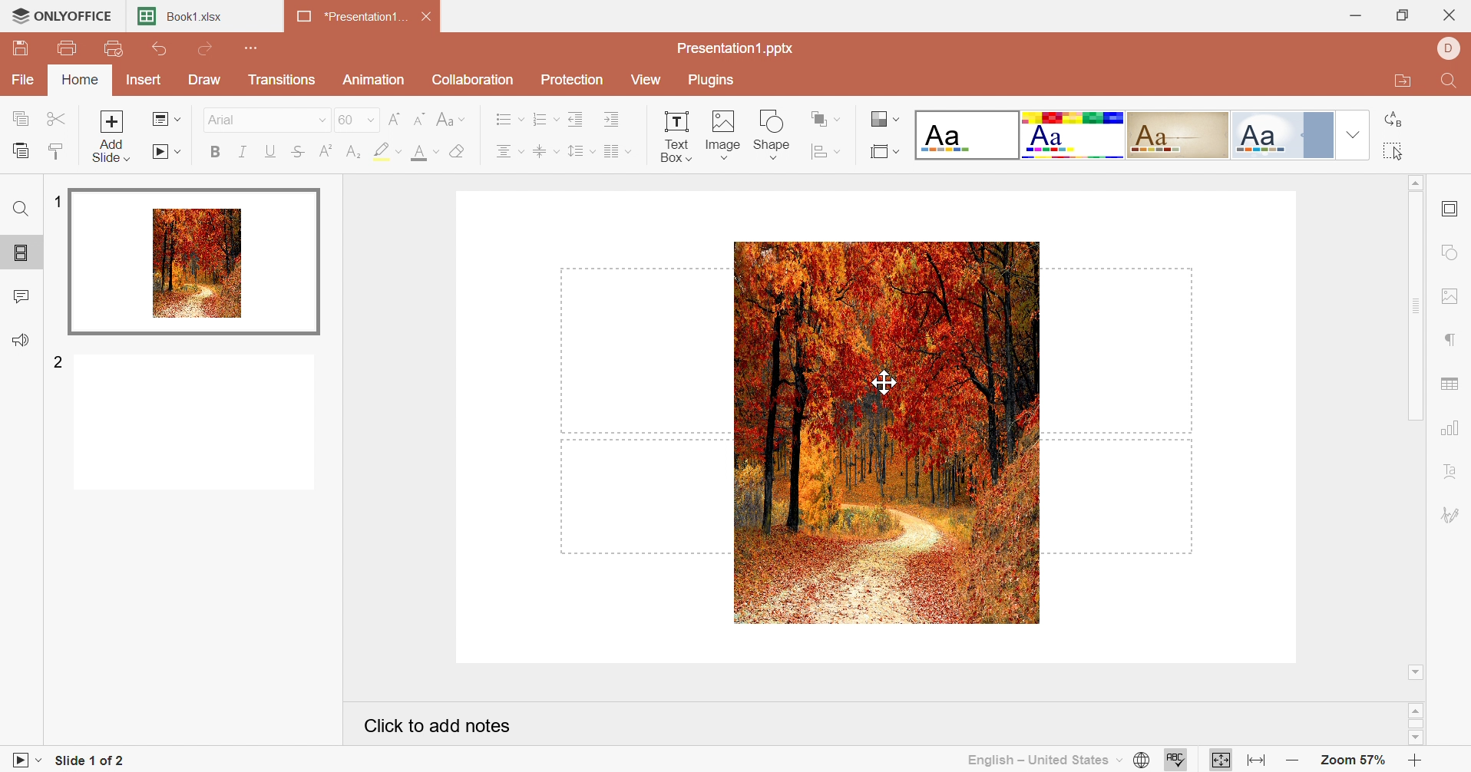 The height and width of the screenshot is (772, 1471). I want to click on 2, so click(59, 360).